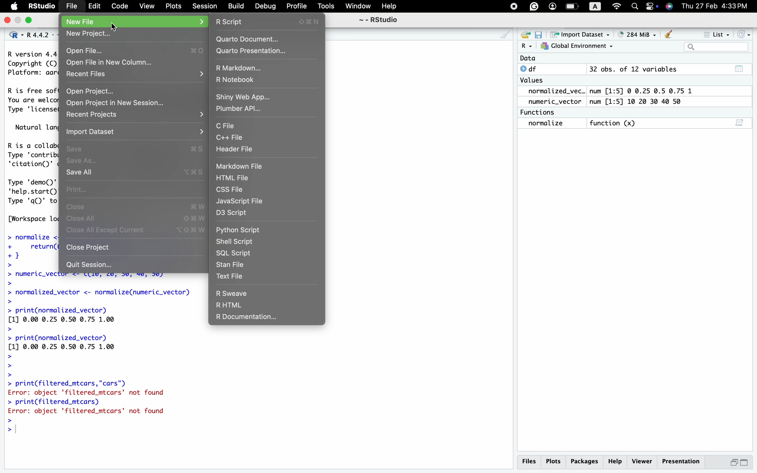 This screenshot has height=473, width=757. What do you see at coordinates (232, 292) in the screenshot?
I see `R Sweave` at bounding box center [232, 292].